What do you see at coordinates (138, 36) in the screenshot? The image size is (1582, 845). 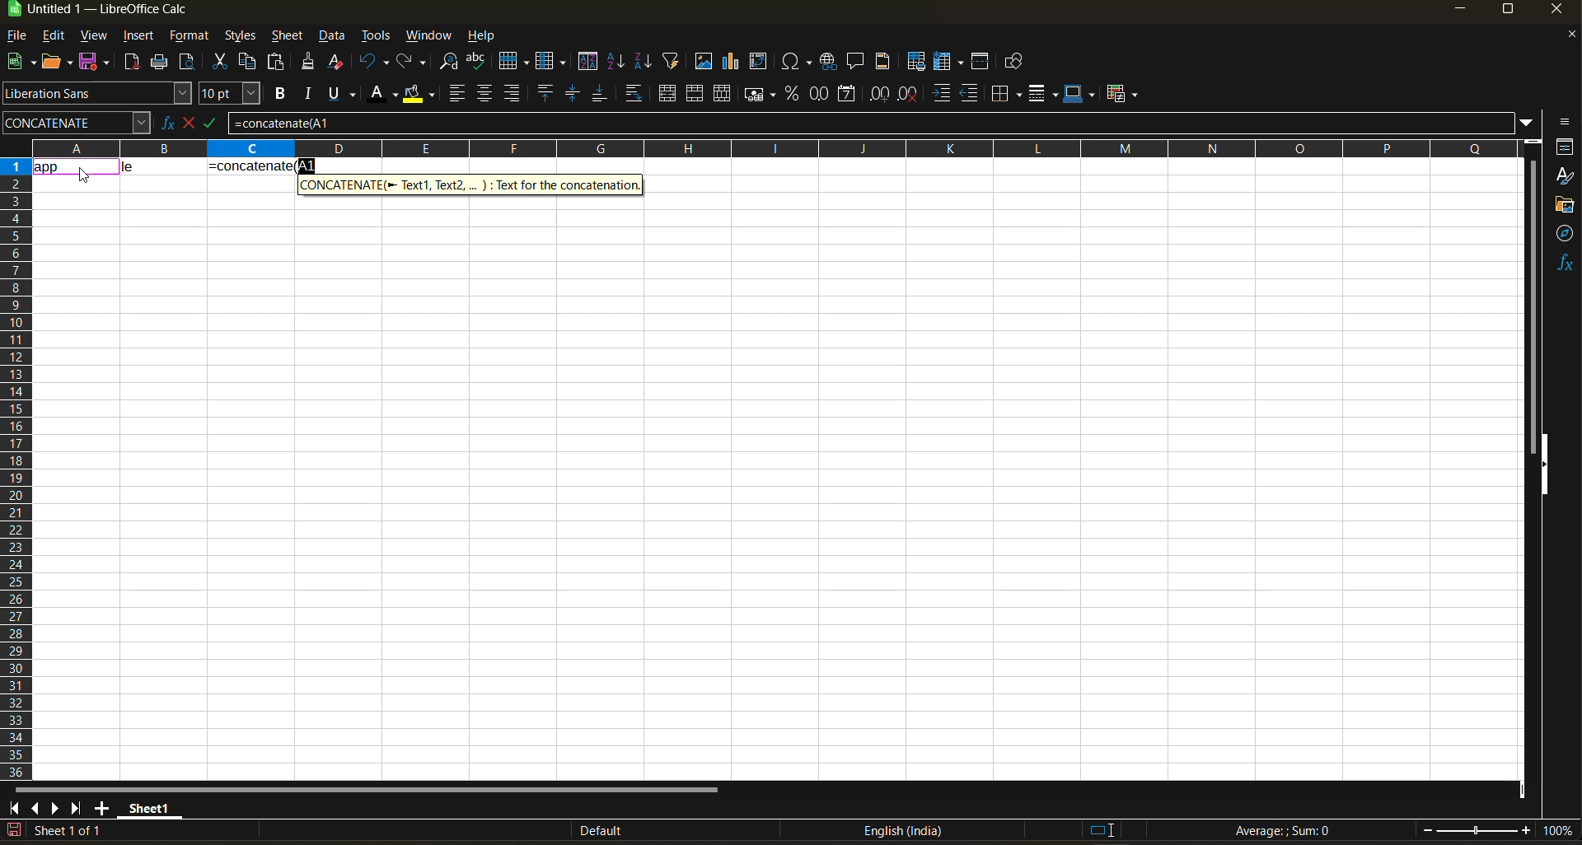 I see `insert` at bounding box center [138, 36].